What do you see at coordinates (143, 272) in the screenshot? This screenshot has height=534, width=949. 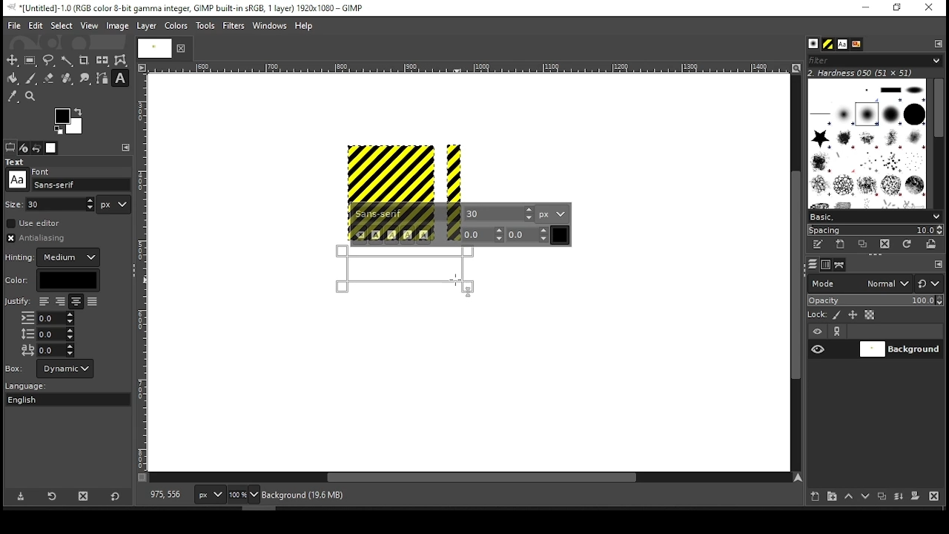 I see `` at bounding box center [143, 272].